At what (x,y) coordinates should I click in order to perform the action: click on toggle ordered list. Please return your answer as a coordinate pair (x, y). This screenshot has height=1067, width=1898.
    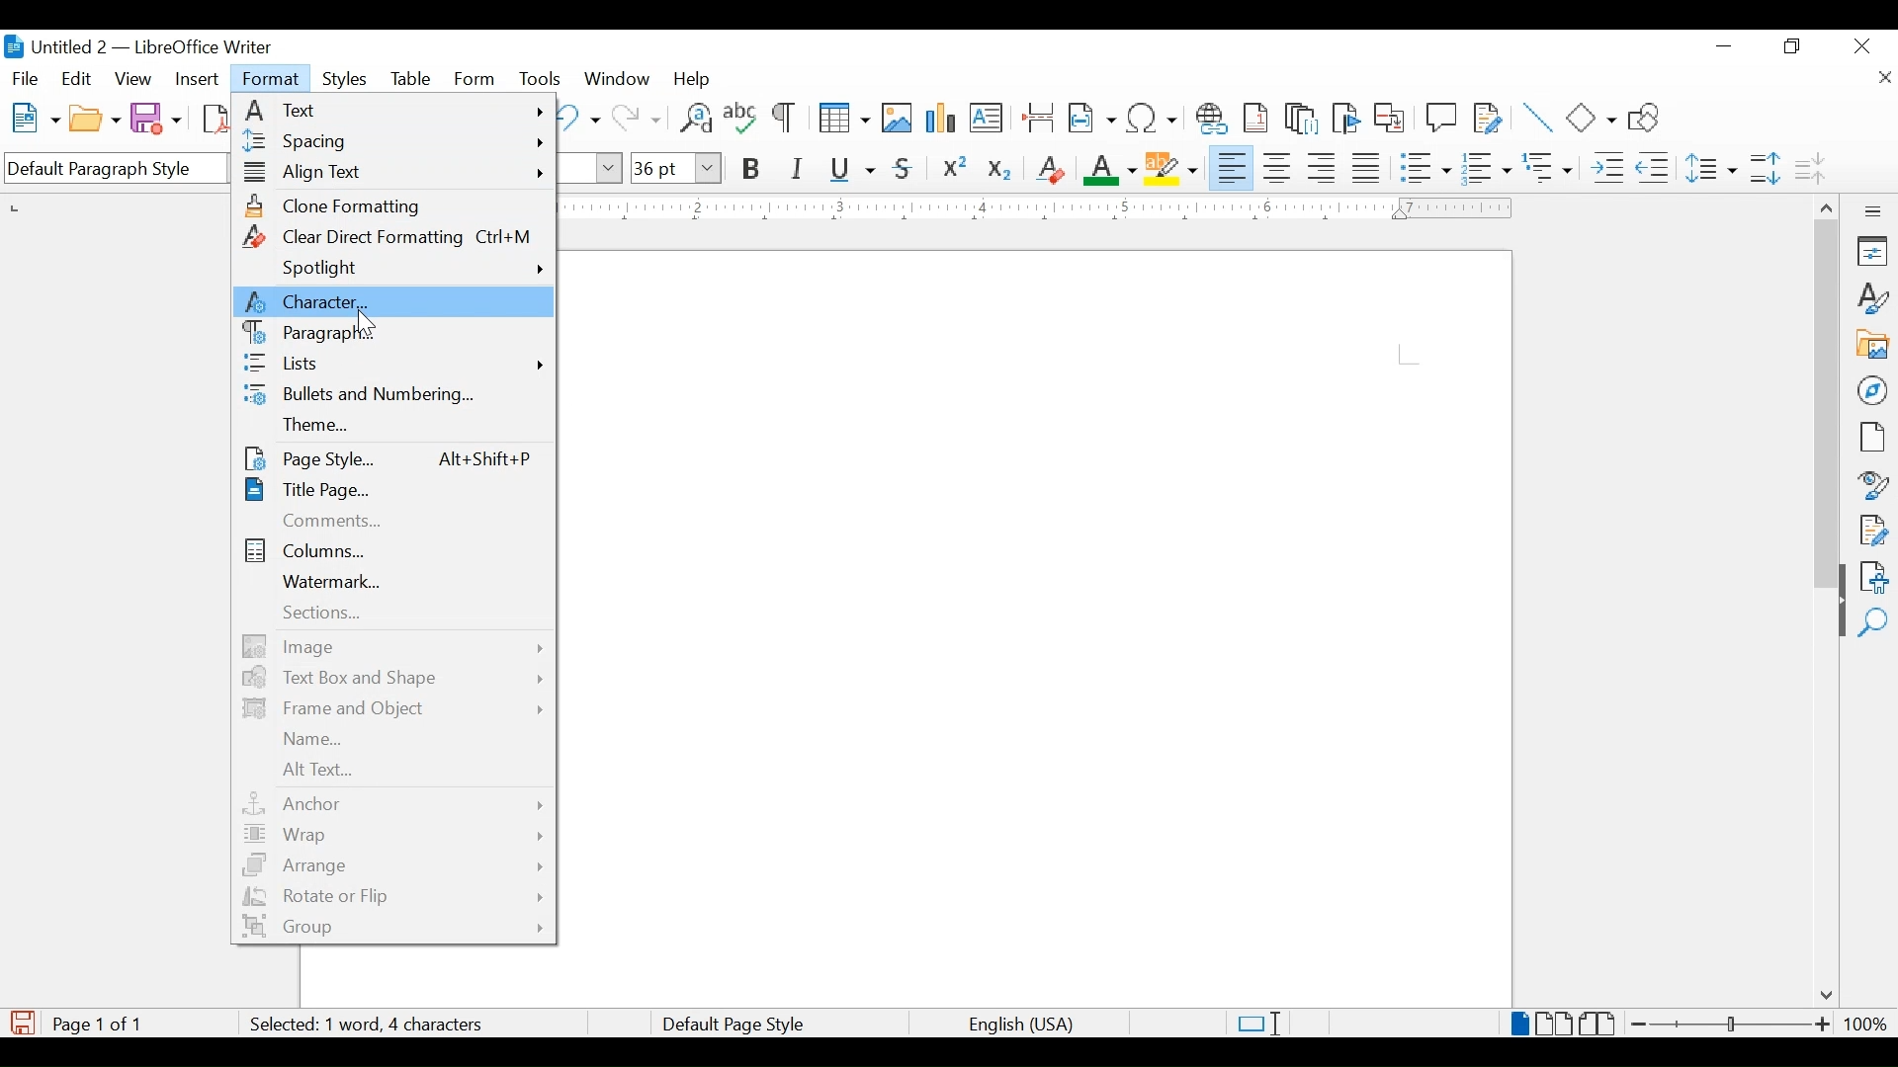
    Looking at the image, I should click on (1486, 167).